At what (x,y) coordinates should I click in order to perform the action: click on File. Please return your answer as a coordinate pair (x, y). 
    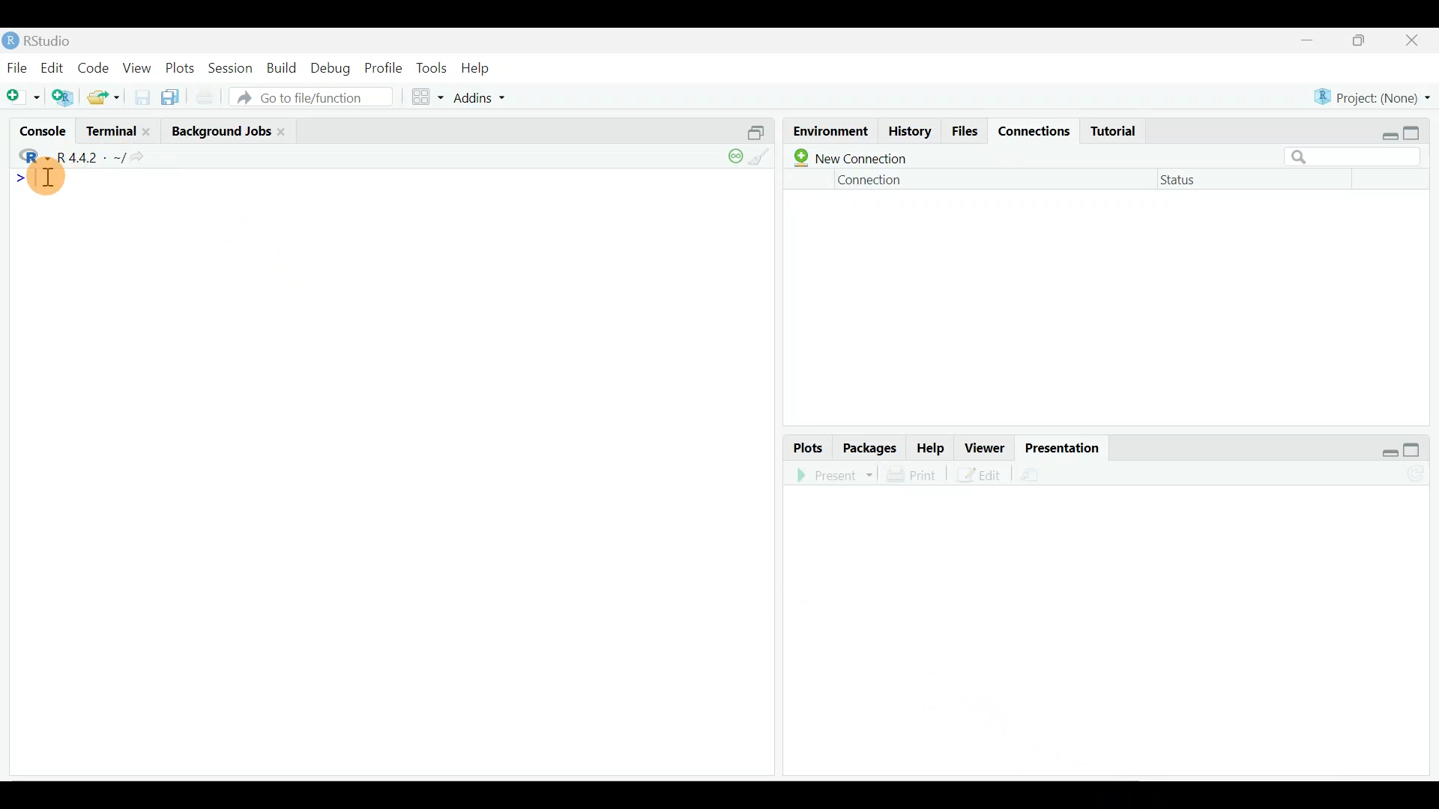
    Looking at the image, I should click on (17, 67).